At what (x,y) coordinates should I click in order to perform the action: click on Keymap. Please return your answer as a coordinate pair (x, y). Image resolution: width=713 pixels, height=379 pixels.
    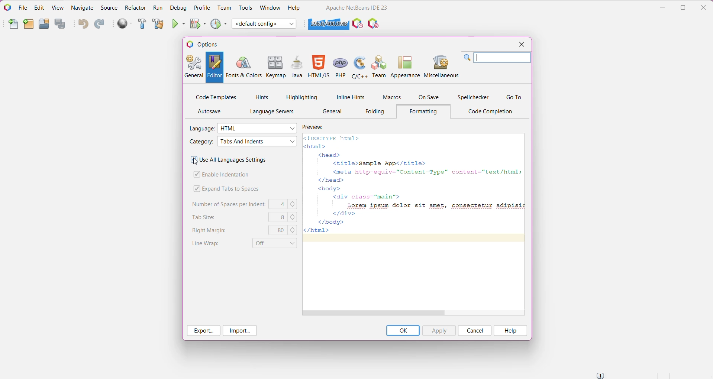
    Looking at the image, I should click on (276, 67).